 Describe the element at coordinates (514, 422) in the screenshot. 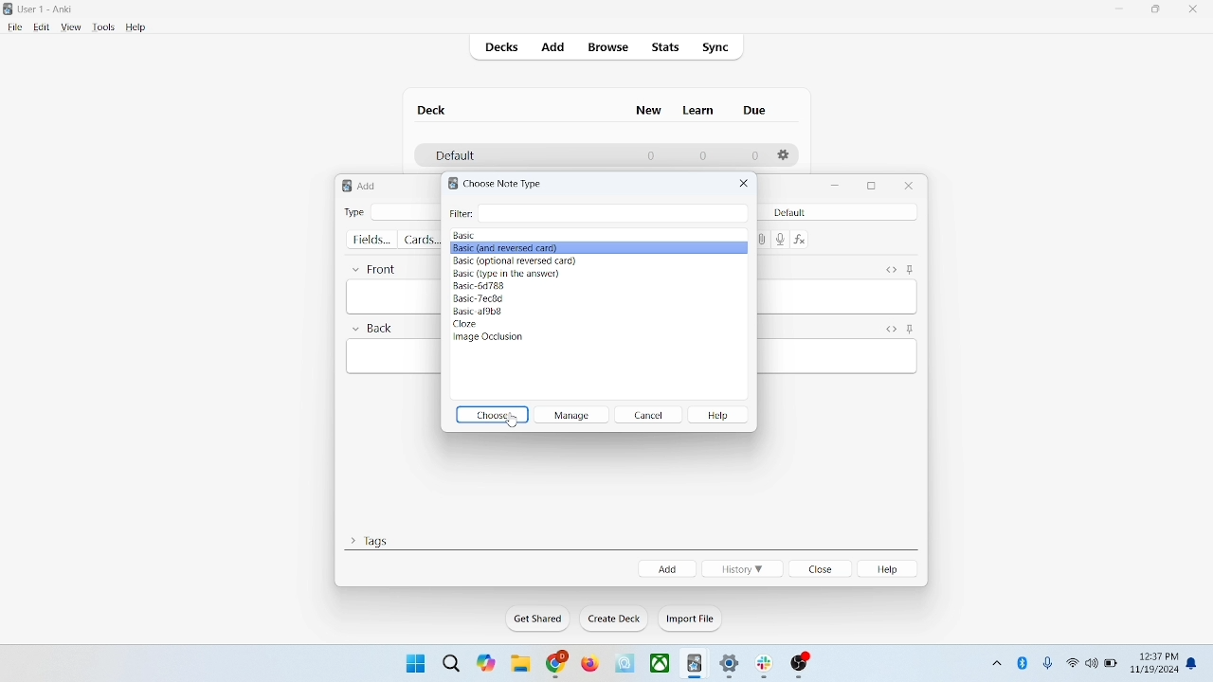

I see `cursor` at that location.